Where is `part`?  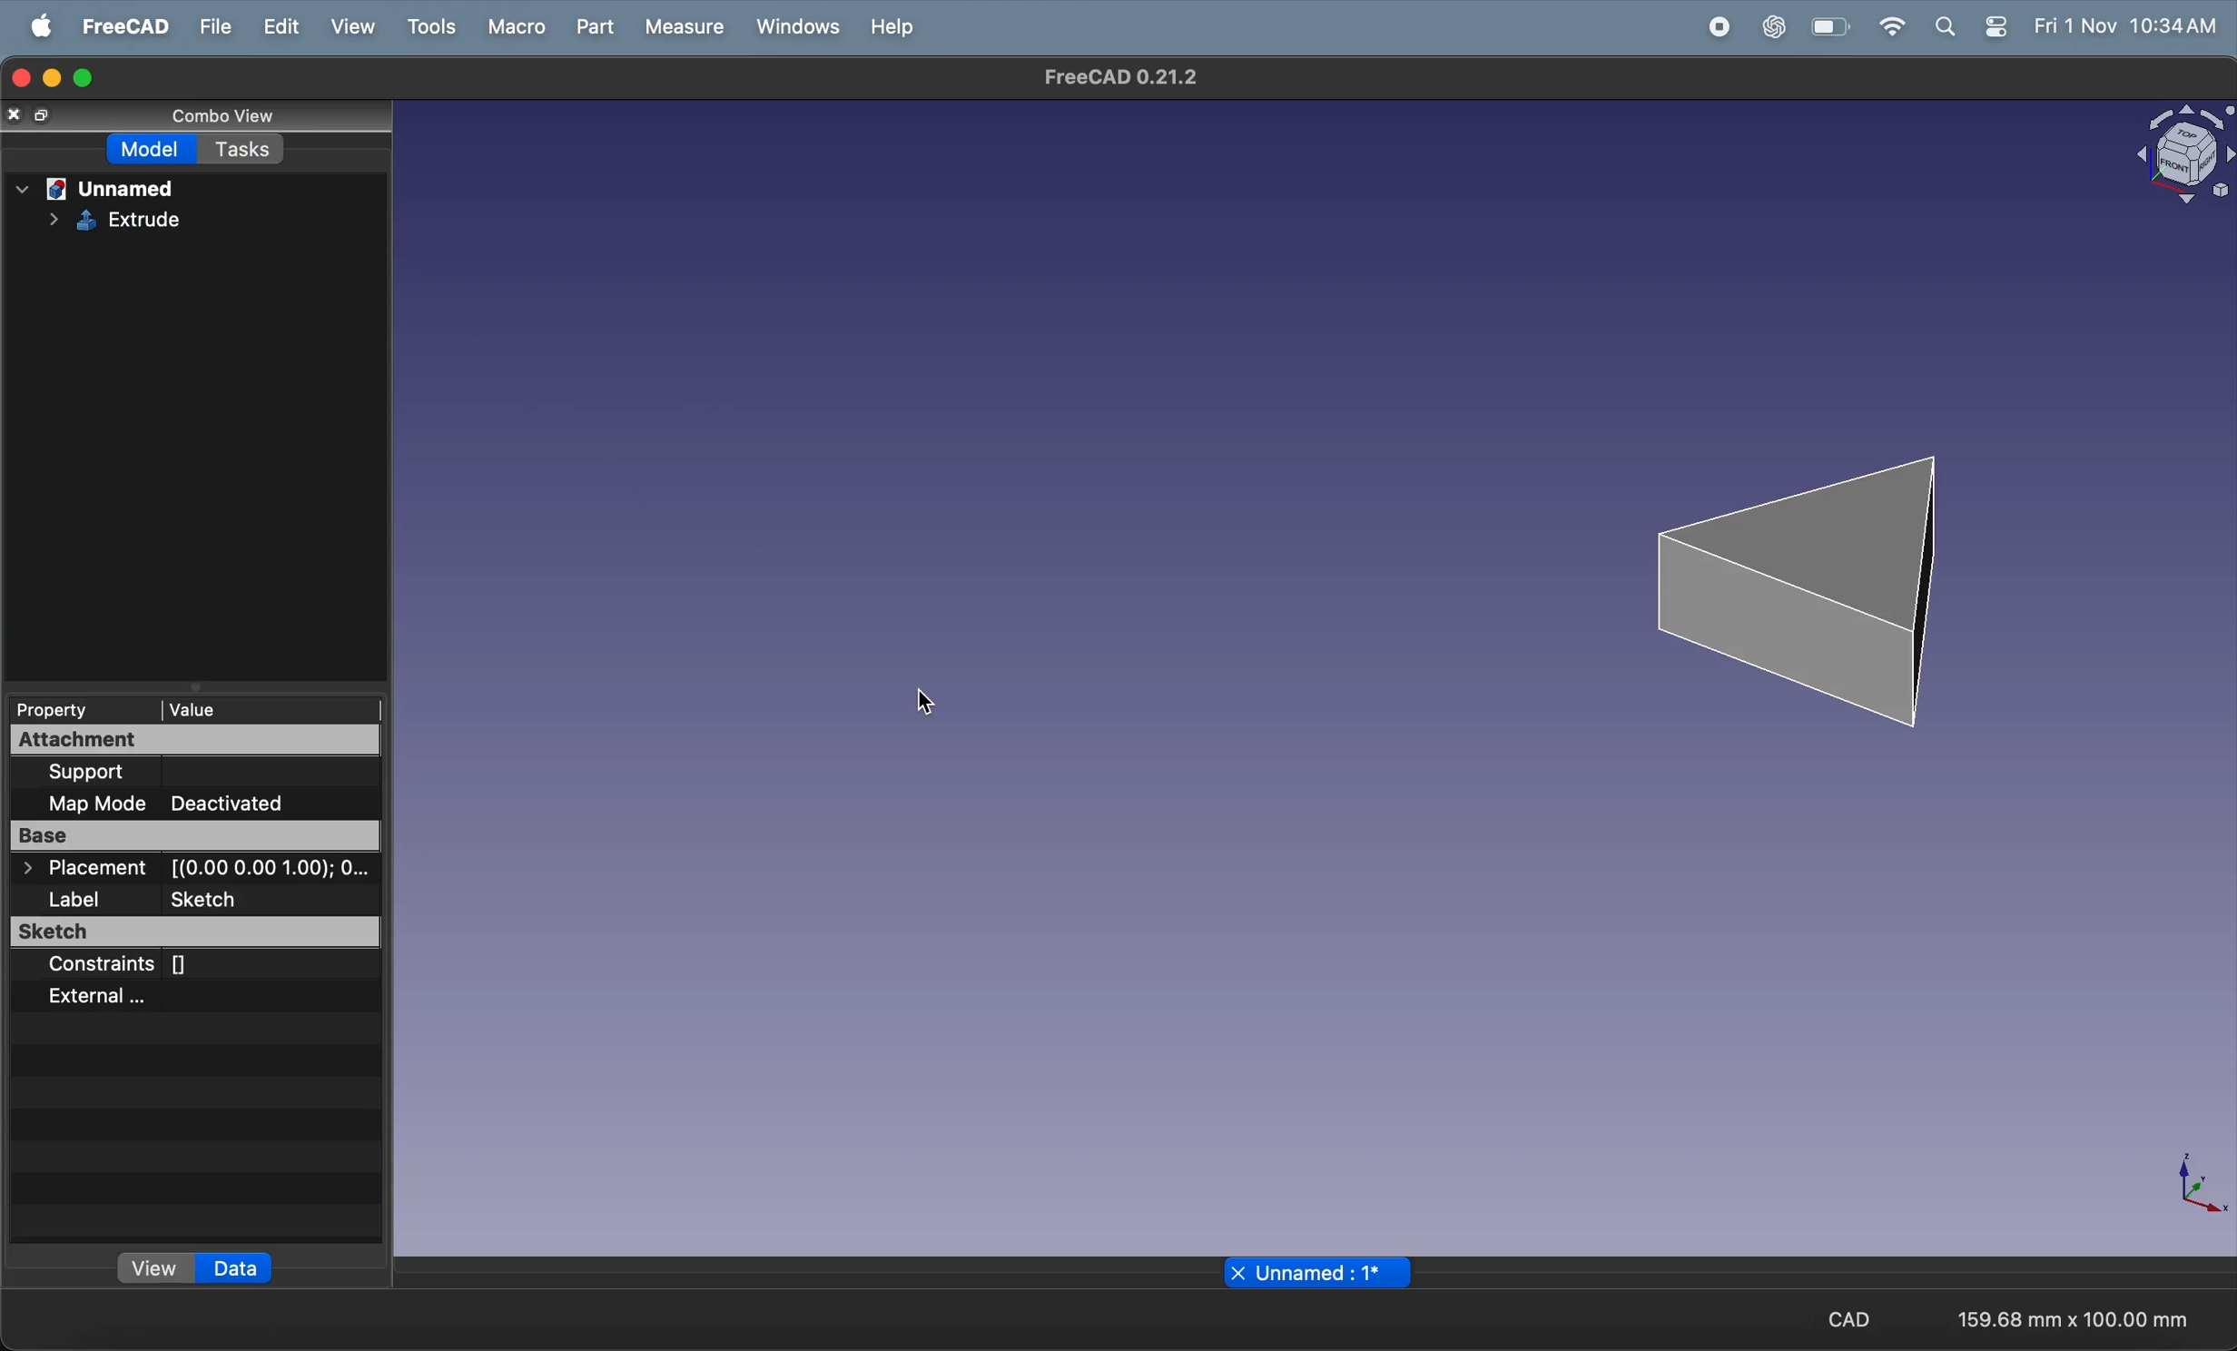
part is located at coordinates (599, 27).